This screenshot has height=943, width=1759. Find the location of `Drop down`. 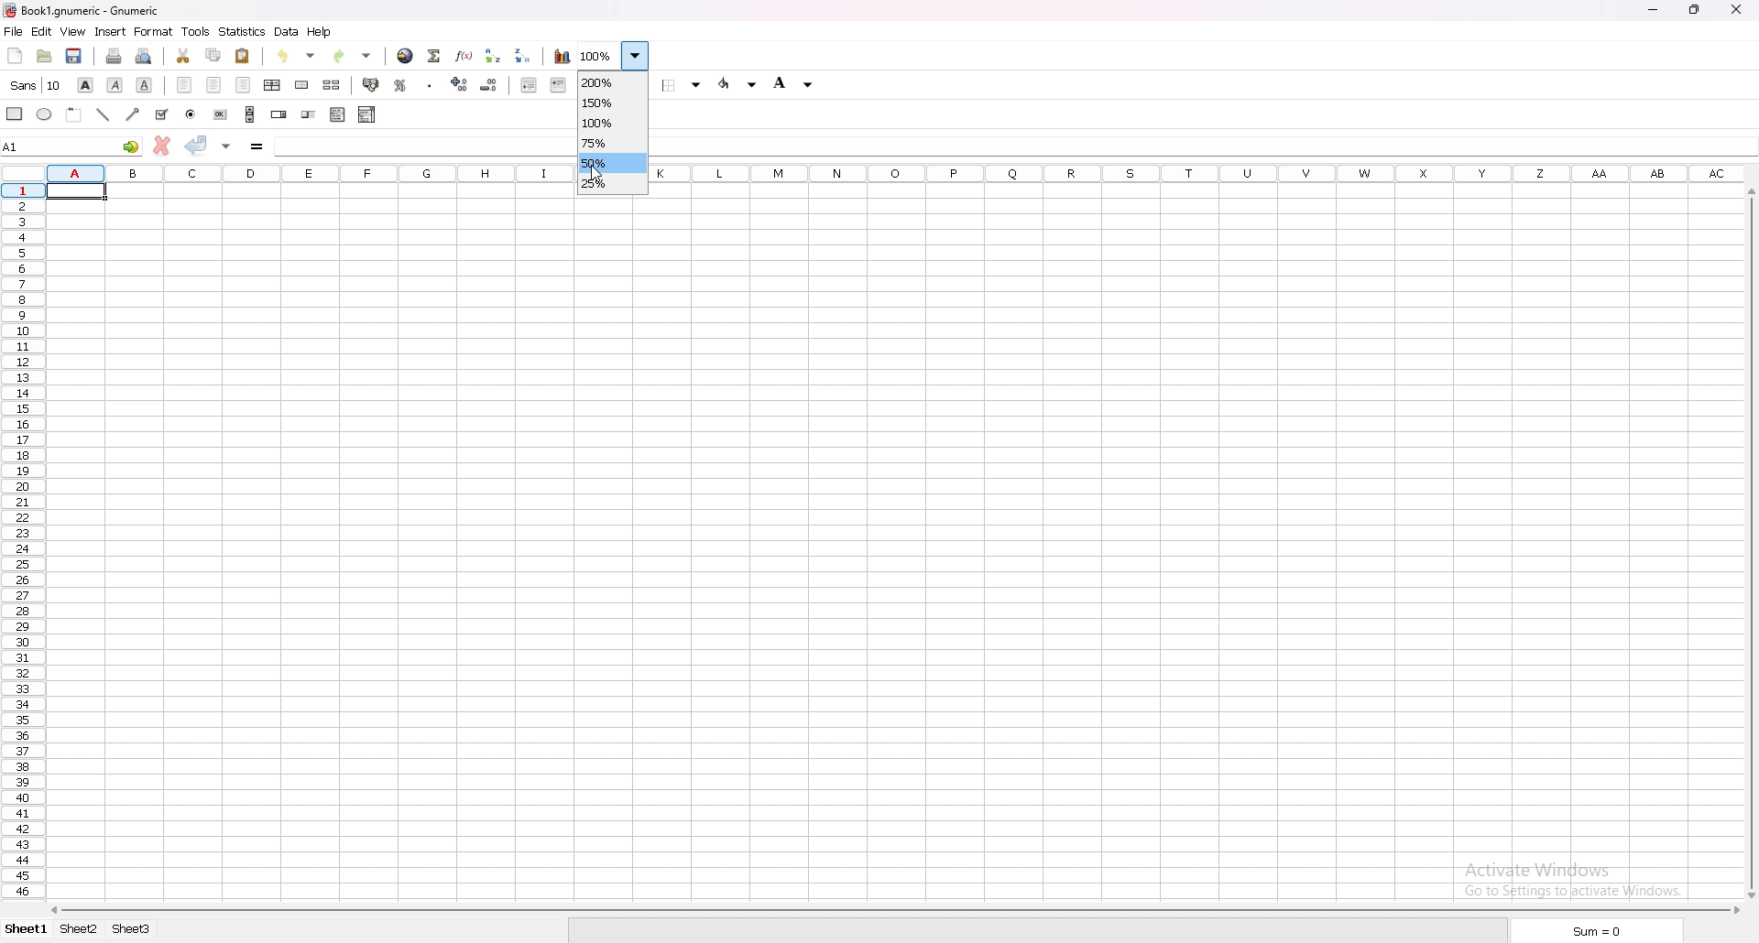

Drop down is located at coordinates (806, 83).